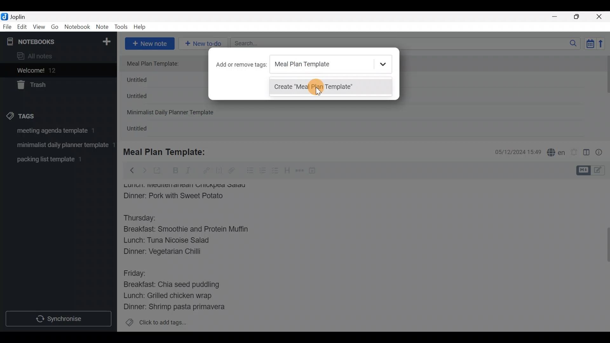 This screenshot has height=343, width=610. Describe the element at coordinates (204, 43) in the screenshot. I see `New to-do` at that location.